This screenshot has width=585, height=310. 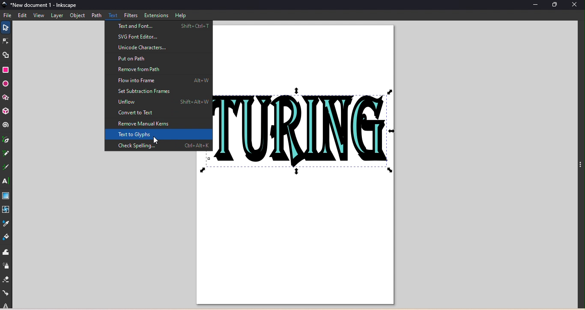 I want to click on Text, so click(x=113, y=15).